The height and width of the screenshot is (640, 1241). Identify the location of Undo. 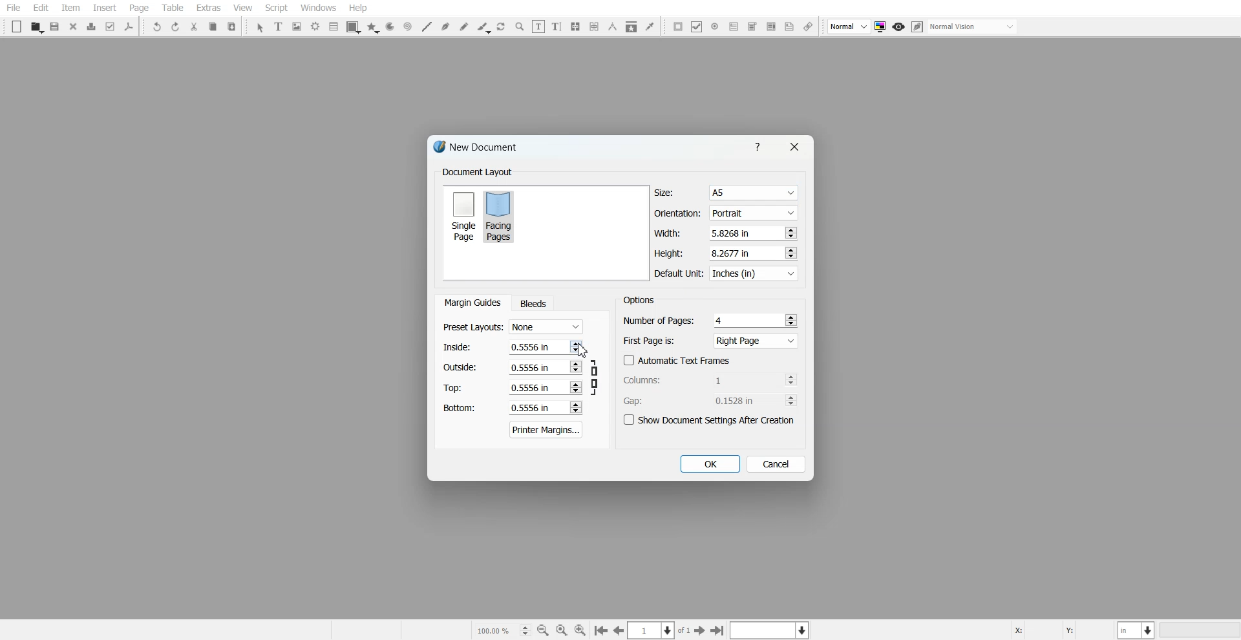
(157, 27).